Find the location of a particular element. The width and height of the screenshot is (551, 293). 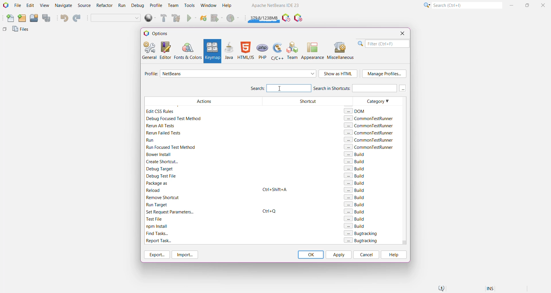

Actions is located at coordinates (202, 155).